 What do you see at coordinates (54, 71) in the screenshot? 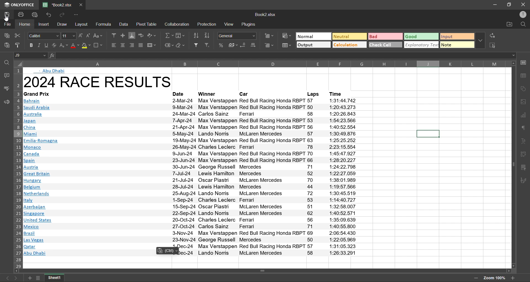
I see `abu dhabi` at bounding box center [54, 71].